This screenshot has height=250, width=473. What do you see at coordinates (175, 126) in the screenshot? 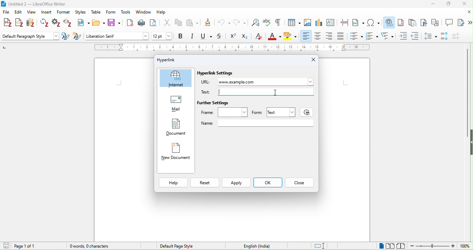
I see `Document` at bounding box center [175, 126].